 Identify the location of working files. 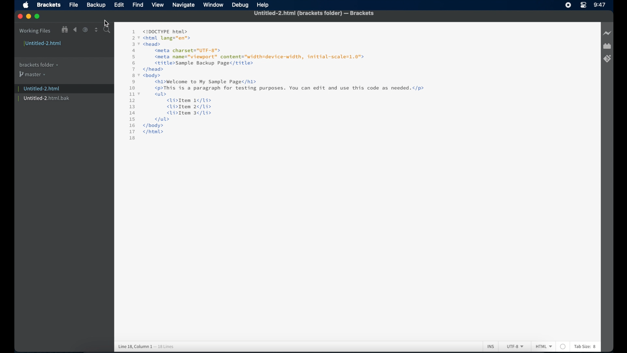
(35, 31).